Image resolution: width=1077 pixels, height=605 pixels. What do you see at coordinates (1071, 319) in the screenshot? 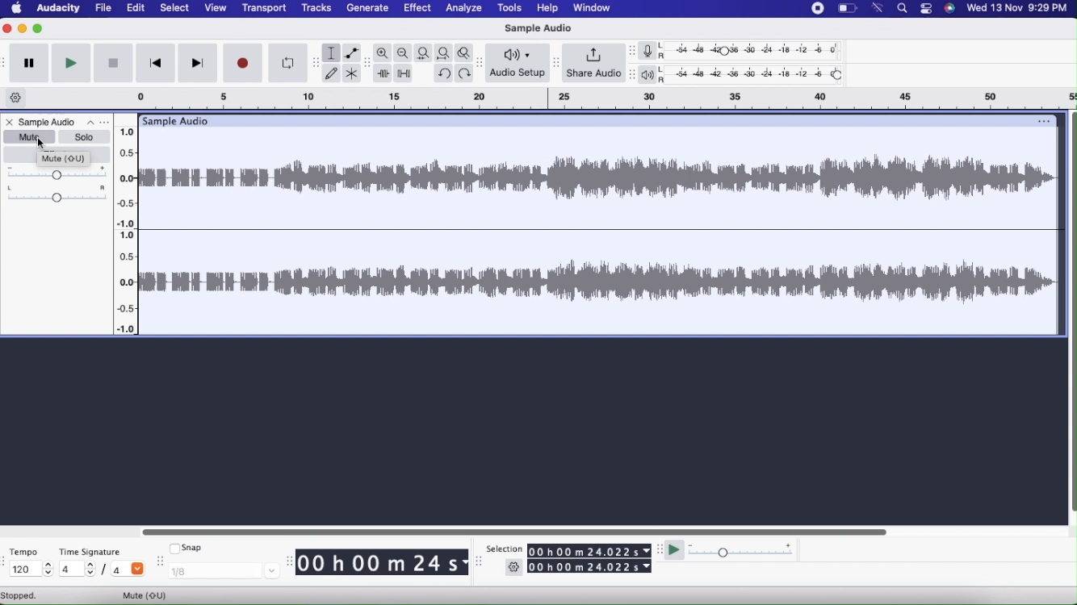
I see `vertical scrollbar` at bounding box center [1071, 319].